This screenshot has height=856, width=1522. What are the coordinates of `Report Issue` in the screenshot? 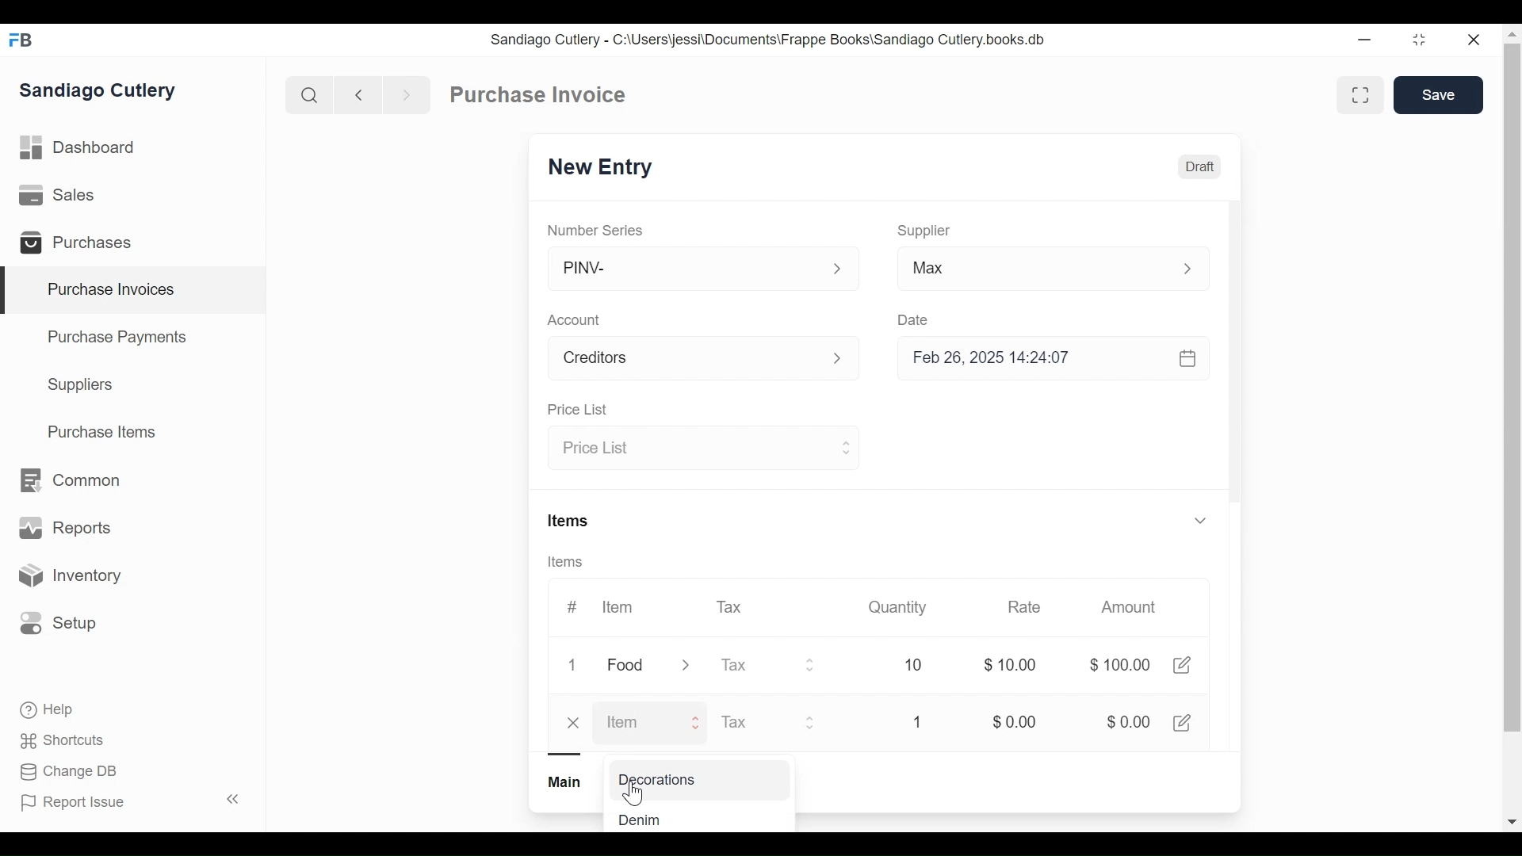 It's located at (129, 801).